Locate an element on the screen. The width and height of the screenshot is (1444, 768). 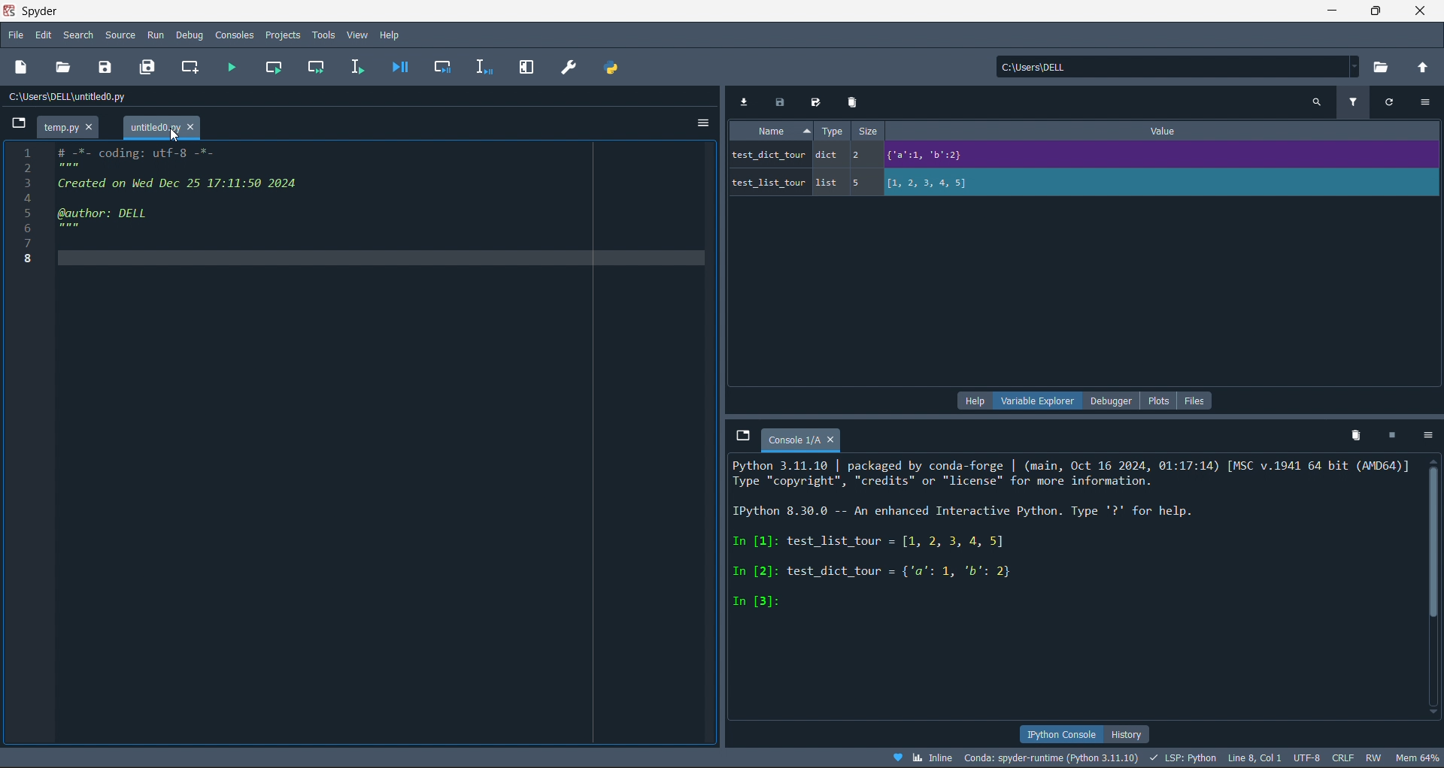
UTF-8 CRLF is located at coordinates (1326, 759).